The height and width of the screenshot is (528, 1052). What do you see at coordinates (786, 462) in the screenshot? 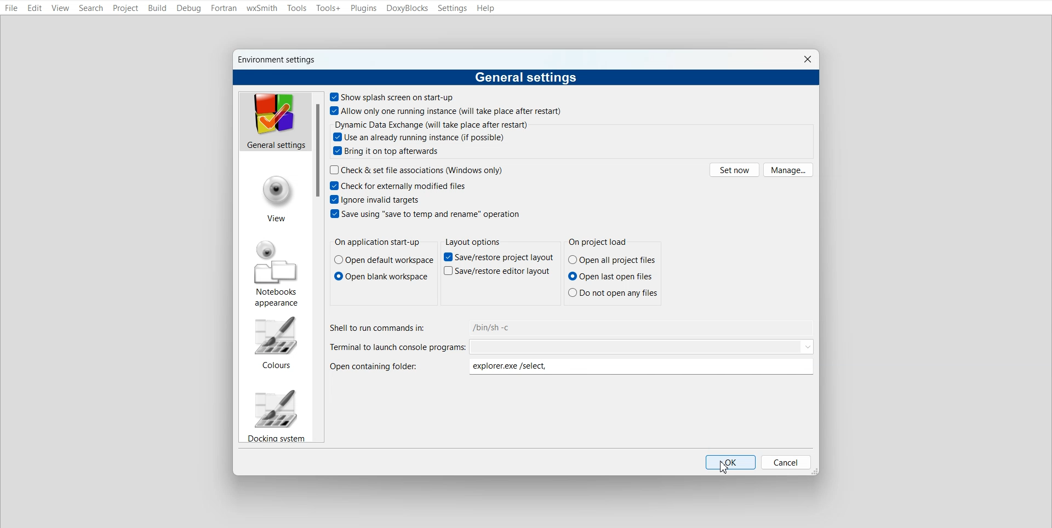
I see `Cancel` at bounding box center [786, 462].